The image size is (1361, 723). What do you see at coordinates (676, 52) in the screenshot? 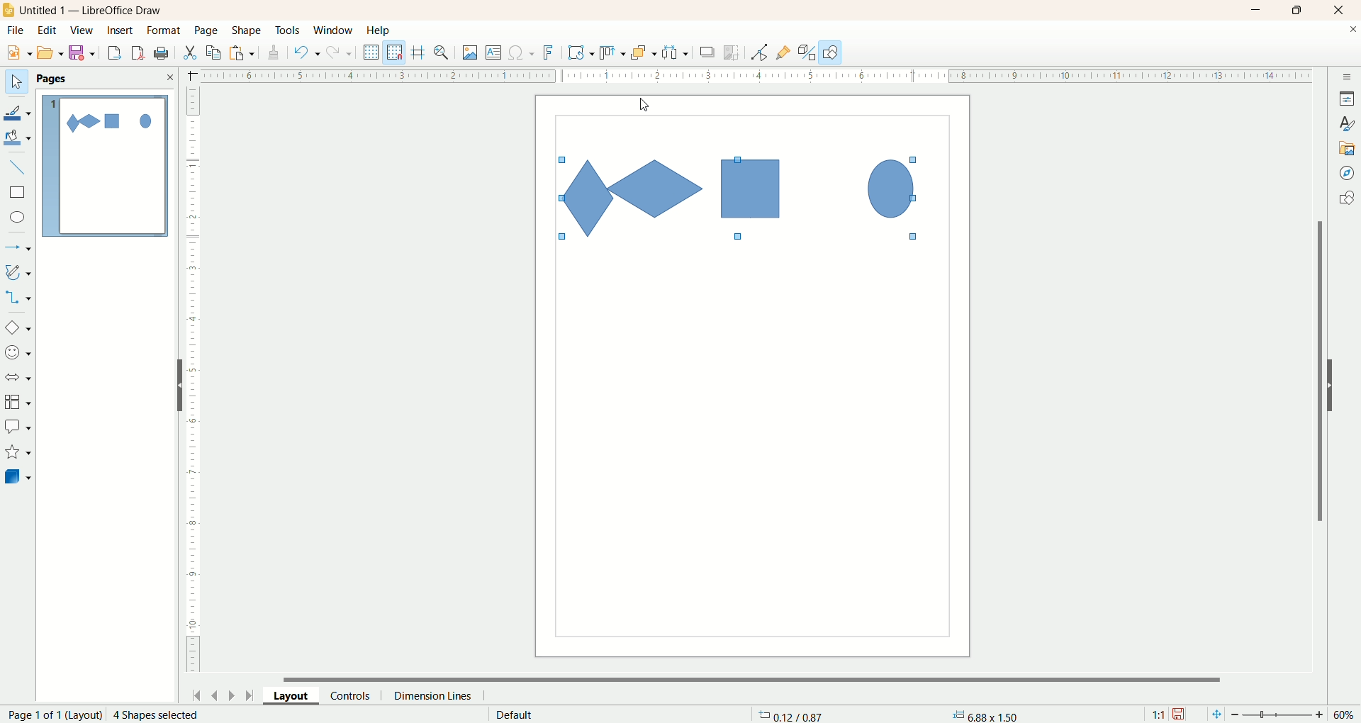
I see `select at least three objects to distribute` at bounding box center [676, 52].